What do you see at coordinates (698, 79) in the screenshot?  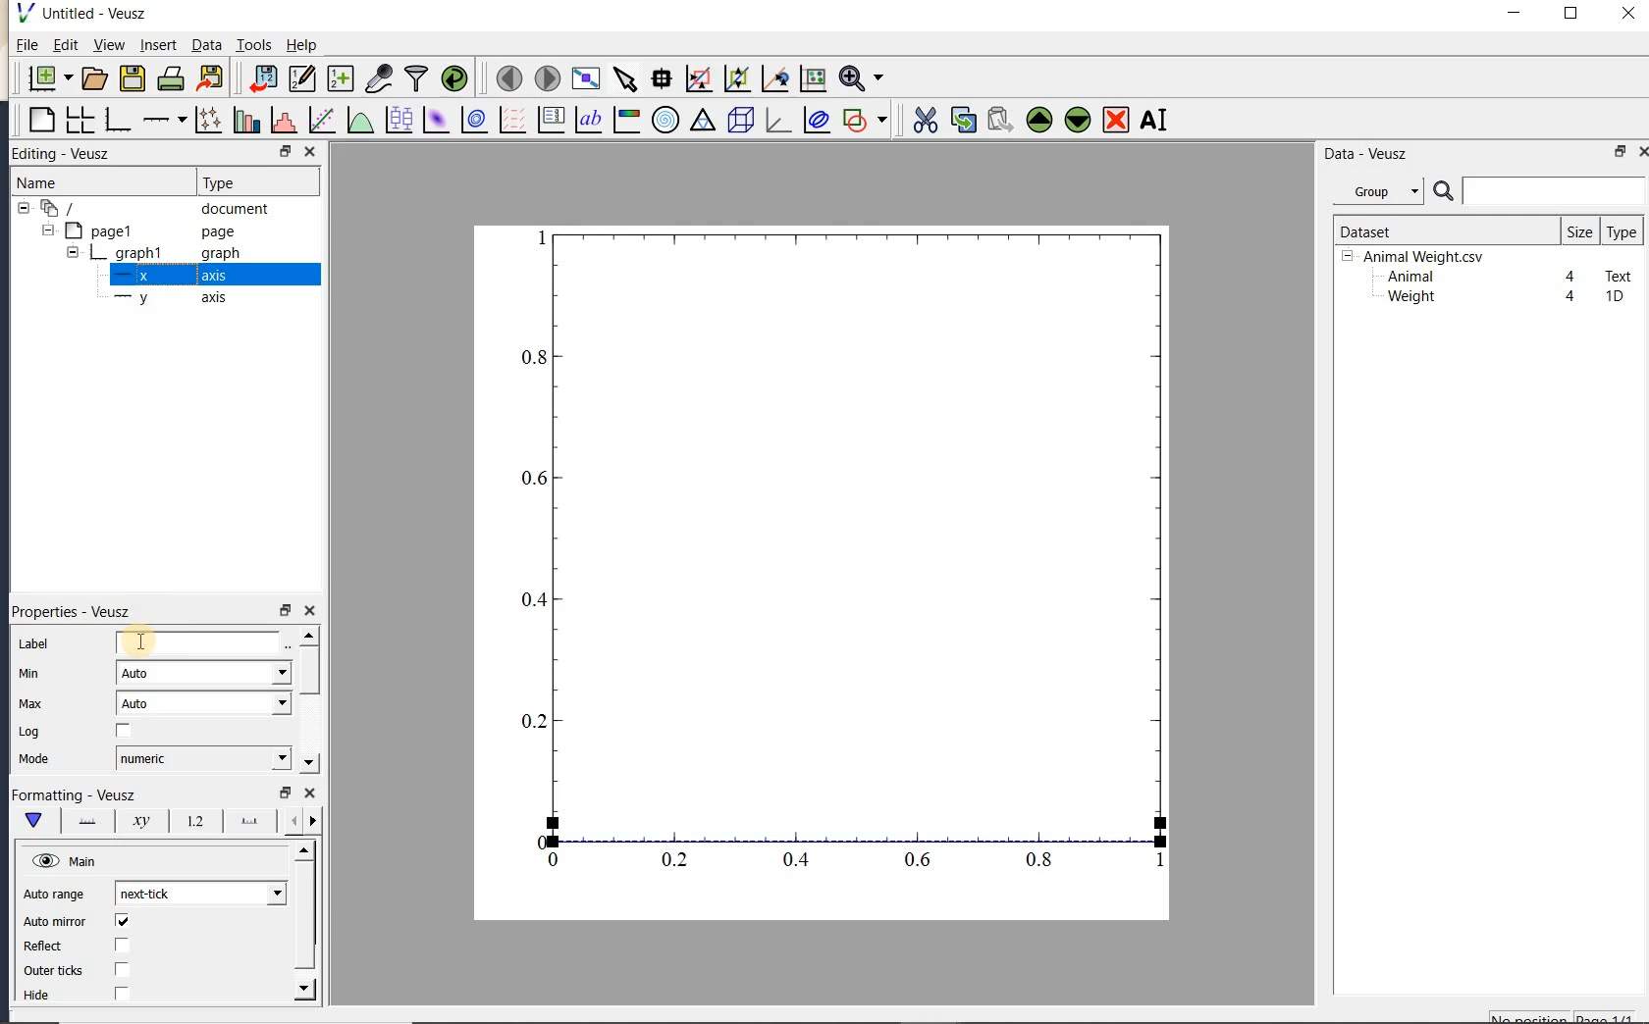 I see `click or draw a rectangle to zoom graph axes` at bounding box center [698, 79].